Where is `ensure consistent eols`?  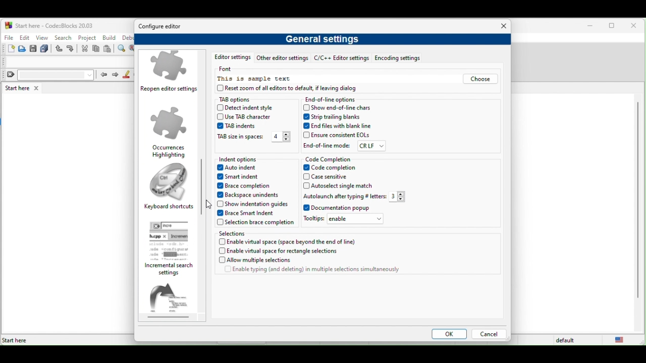 ensure consistent eols is located at coordinates (337, 135).